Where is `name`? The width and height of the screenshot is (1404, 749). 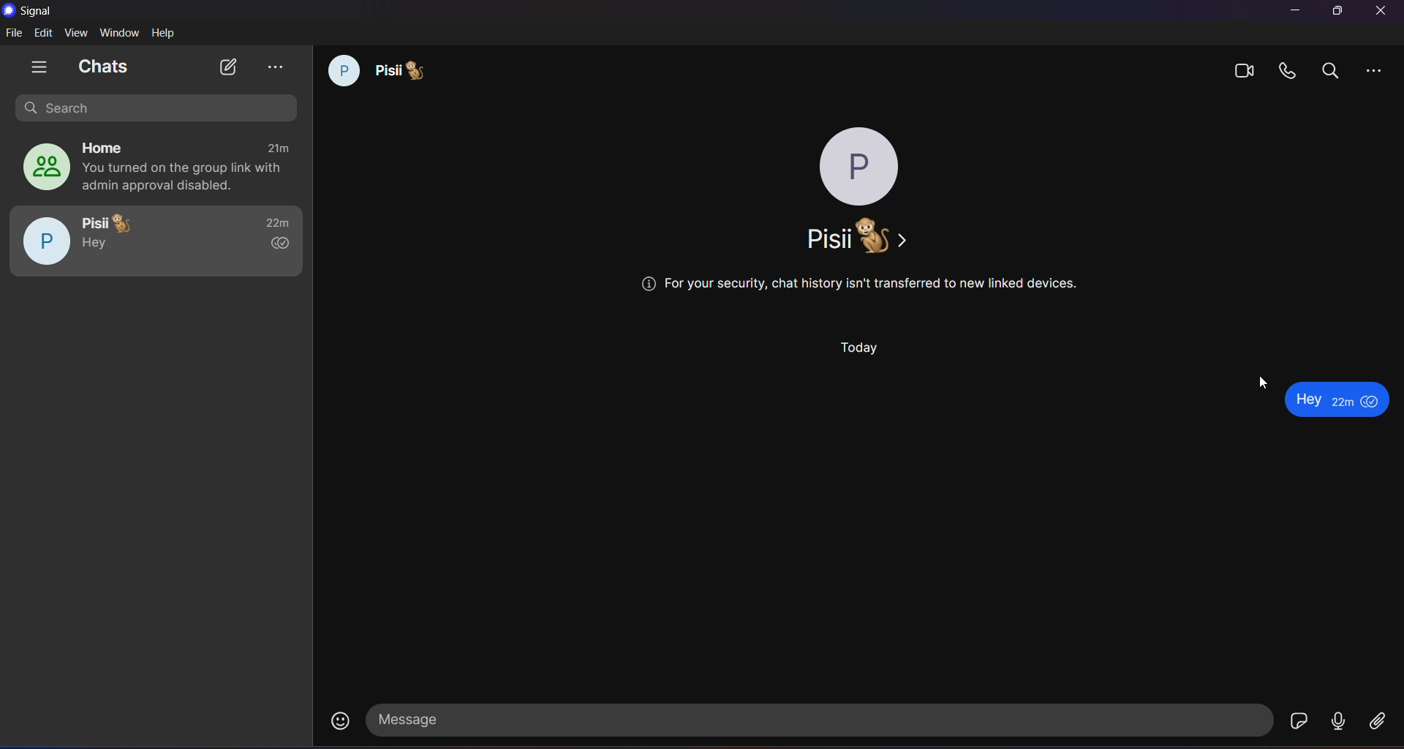 name is located at coordinates (852, 236).